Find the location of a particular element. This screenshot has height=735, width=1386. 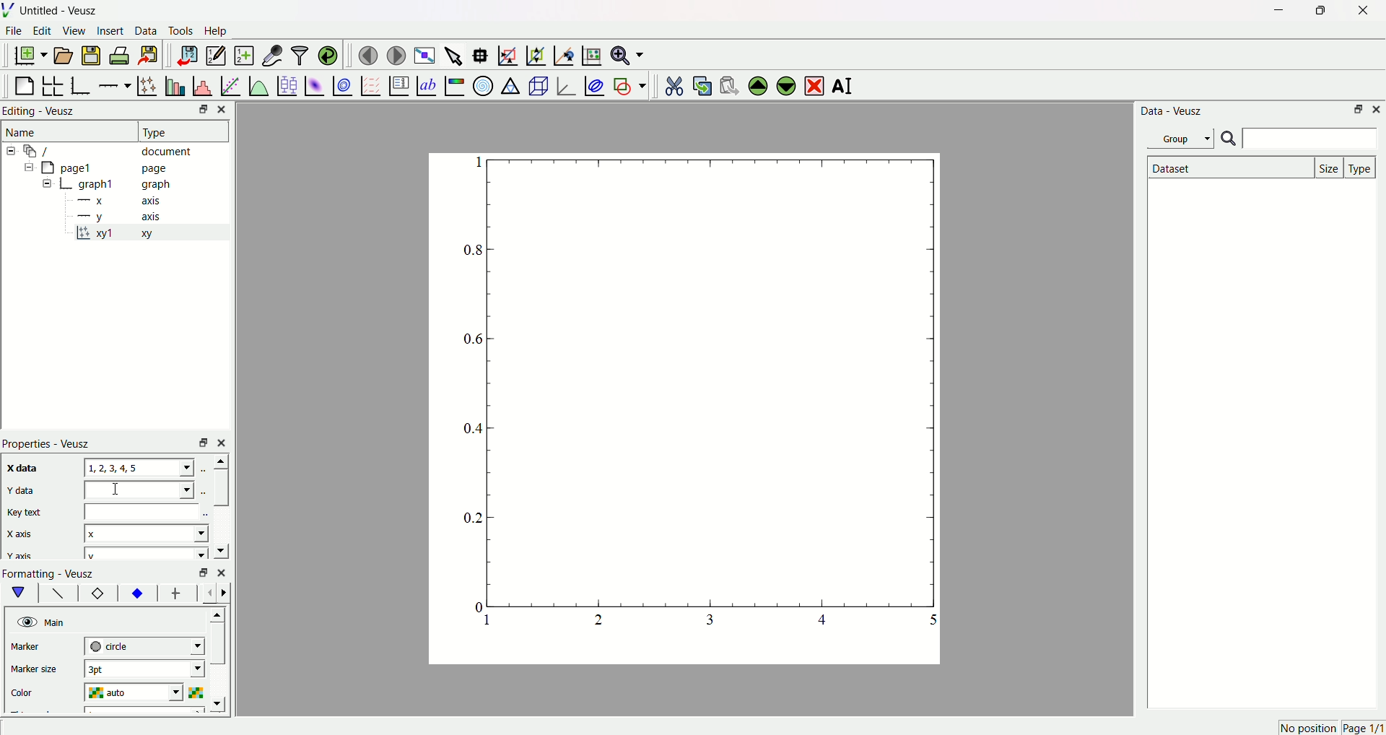

reset the graph axes is located at coordinates (589, 53).